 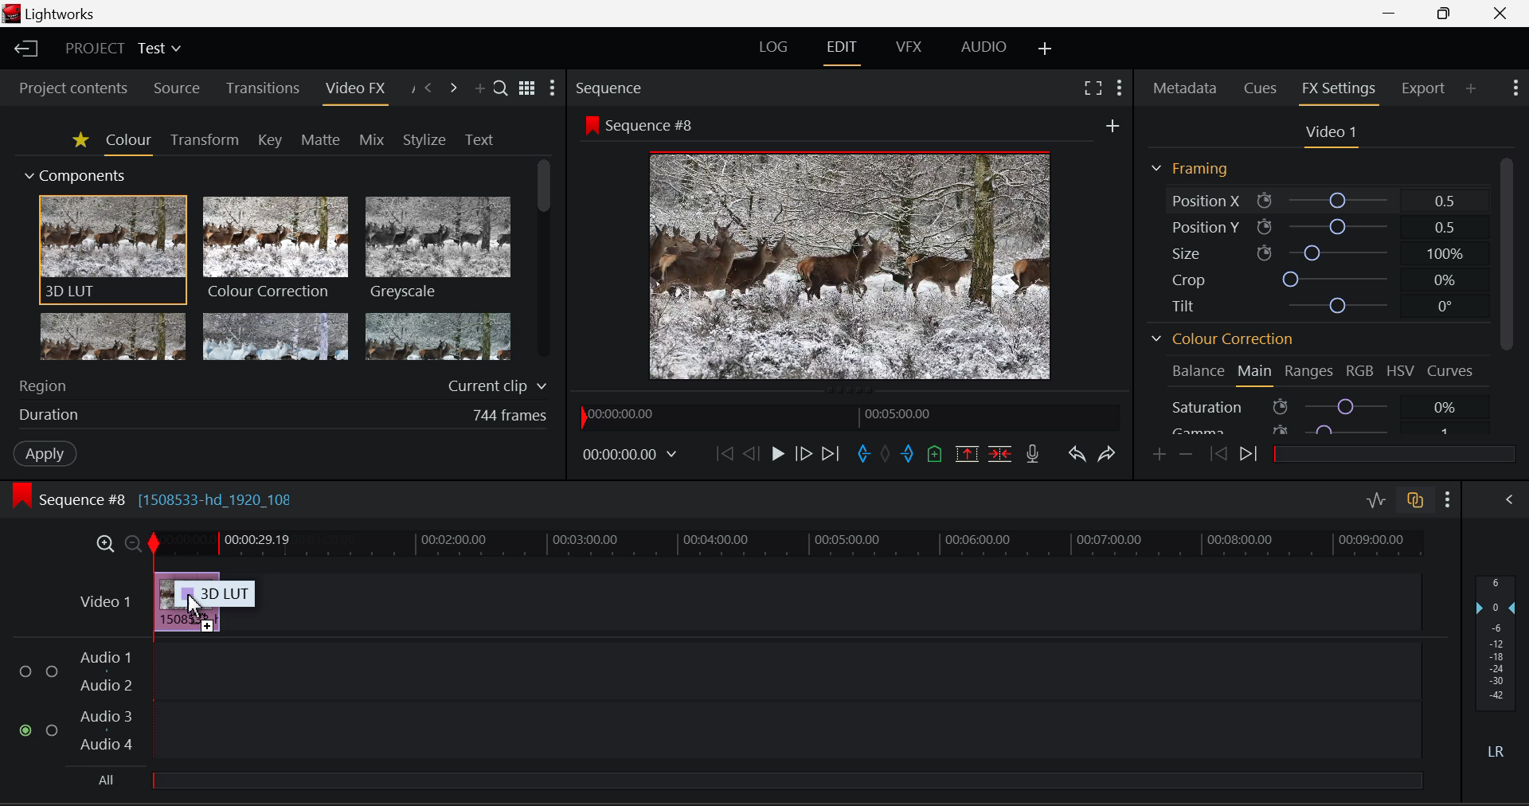 What do you see at coordinates (1158, 456) in the screenshot?
I see `Add keyframe` at bounding box center [1158, 456].